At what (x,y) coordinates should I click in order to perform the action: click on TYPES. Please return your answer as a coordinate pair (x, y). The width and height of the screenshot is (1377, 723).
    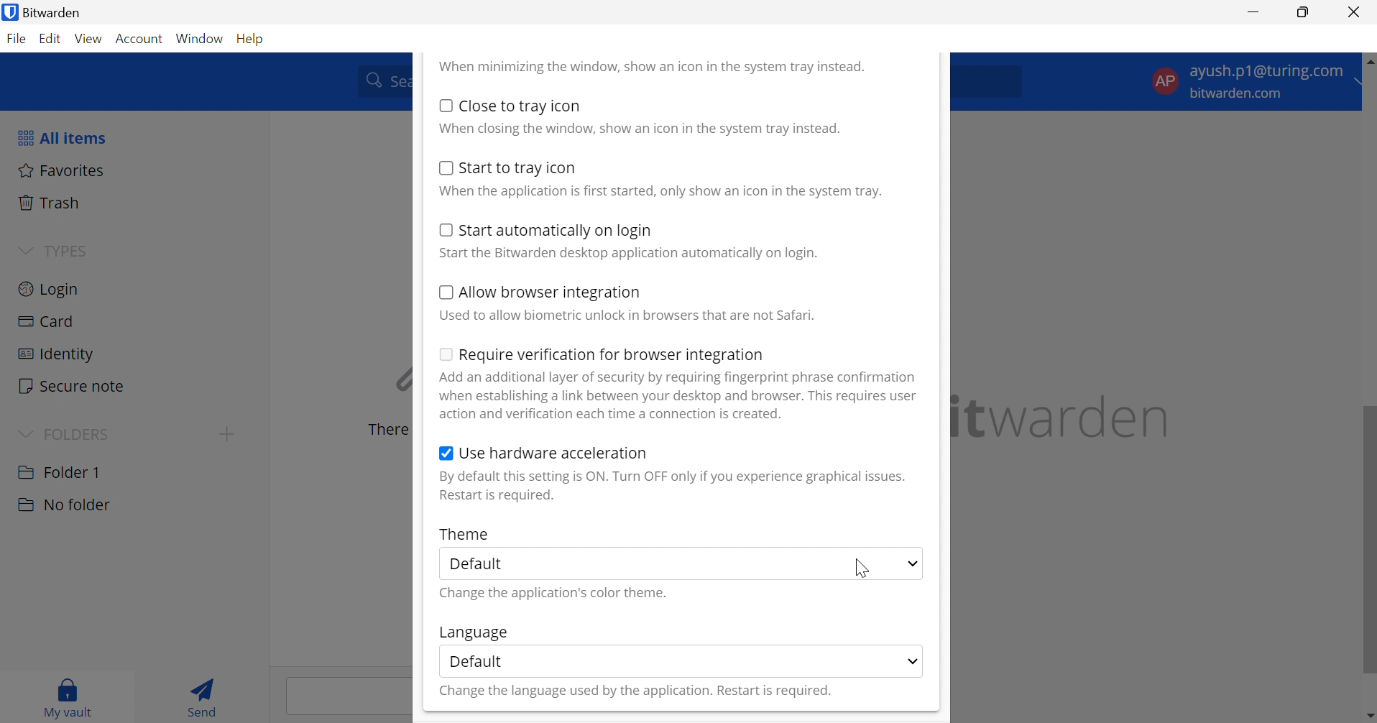
    Looking at the image, I should click on (65, 251).